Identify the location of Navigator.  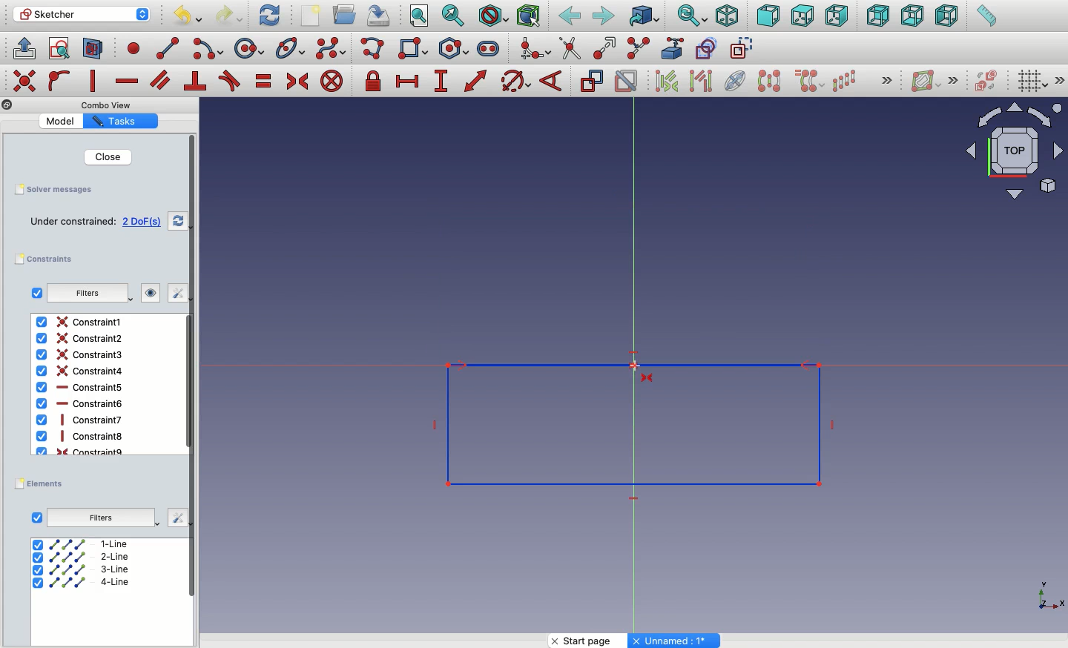
(1015, 151).